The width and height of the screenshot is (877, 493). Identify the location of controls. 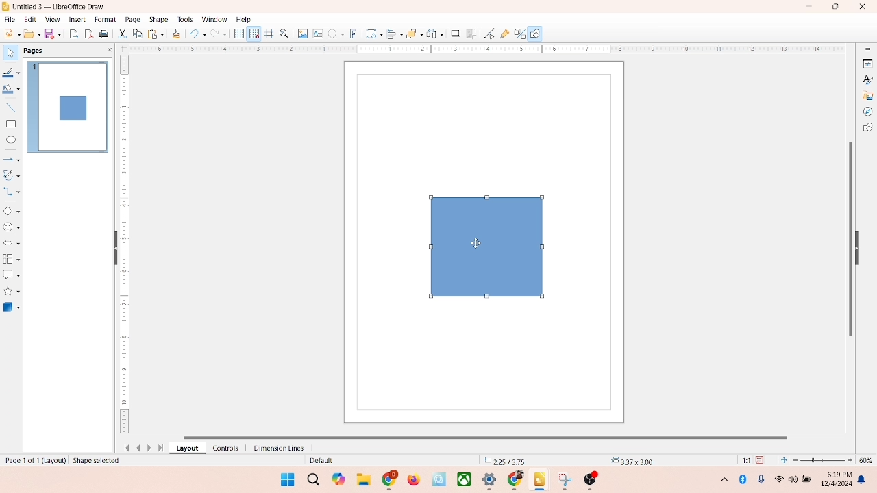
(222, 448).